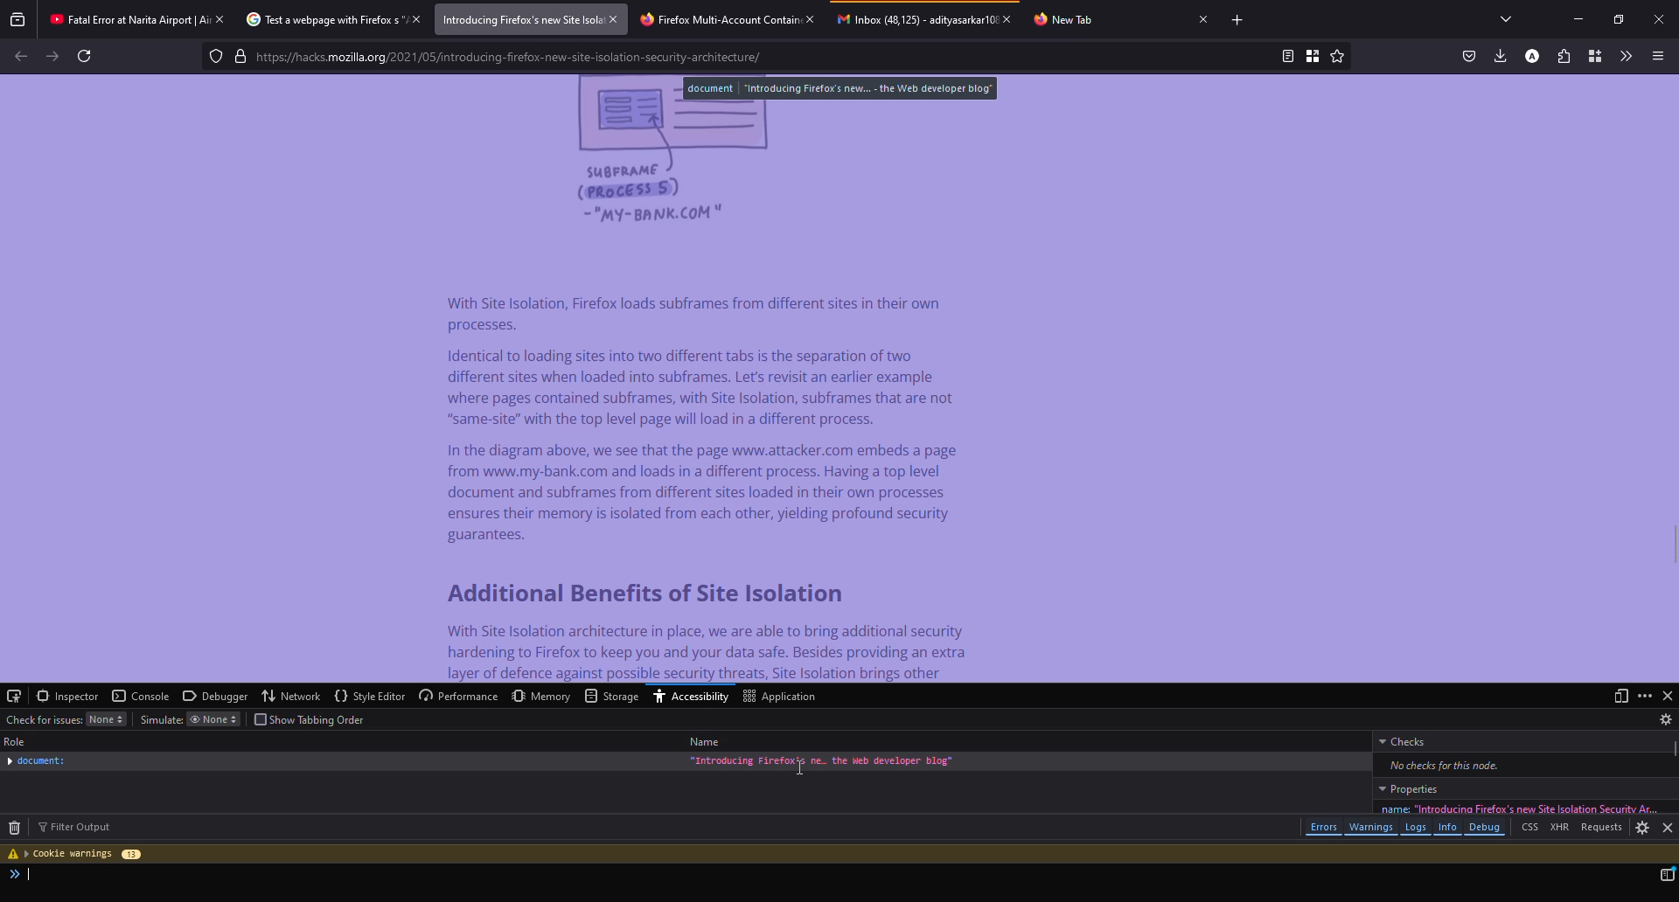 The image size is (1679, 902). Describe the element at coordinates (1656, 56) in the screenshot. I see `menu` at that location.